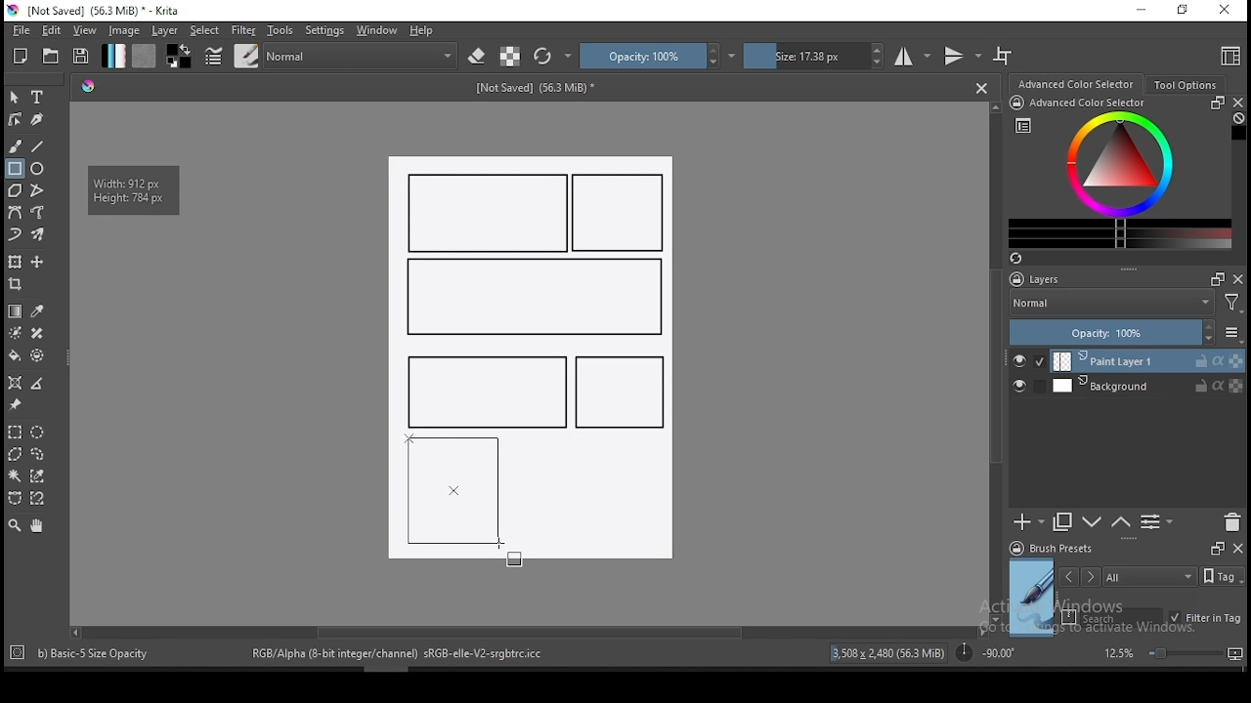 Image resolution: width=1251 pixels, height=703 pixels. Describe the element at coordinates (15, 261) in the screenshot. I see `transform a layer or a selection` at that location.